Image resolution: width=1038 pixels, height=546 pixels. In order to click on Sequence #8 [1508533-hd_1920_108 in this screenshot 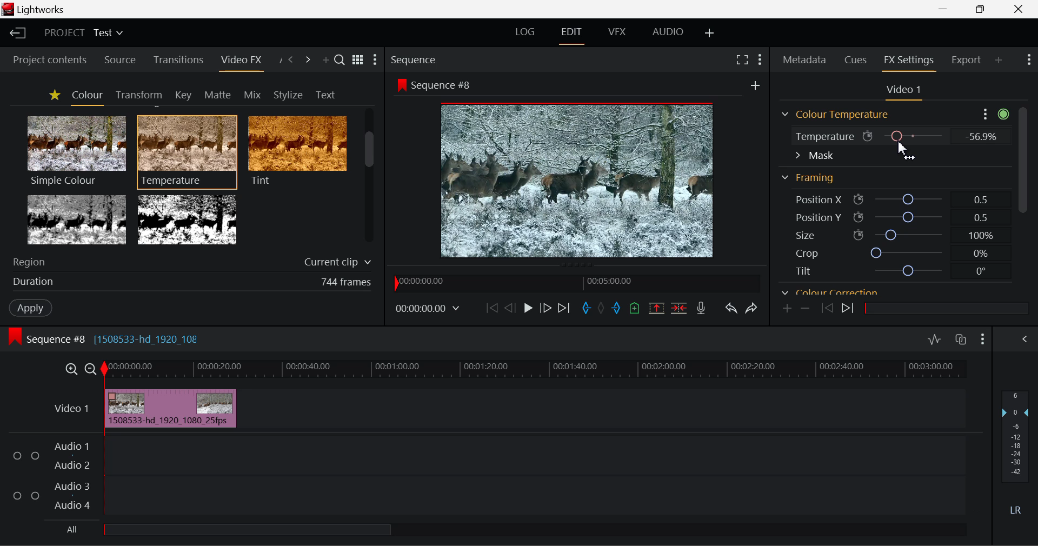, I will do `click(116, 337)`.